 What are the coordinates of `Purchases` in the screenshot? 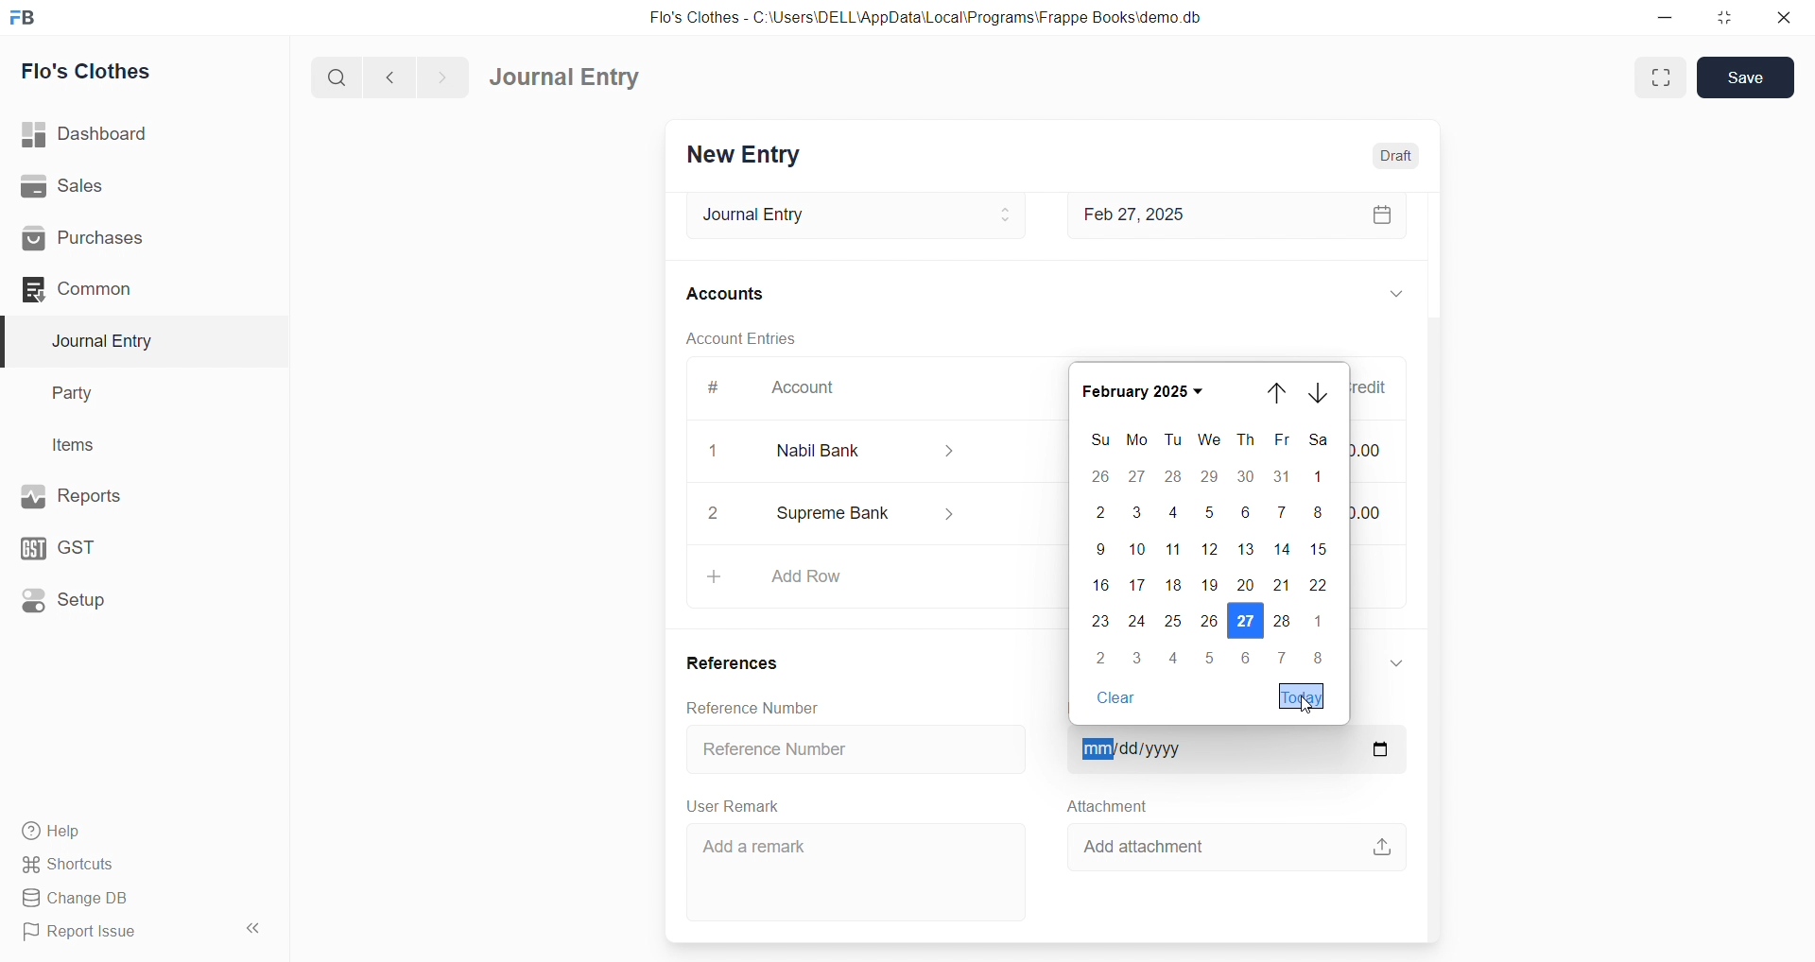 It's located at (114, 240).